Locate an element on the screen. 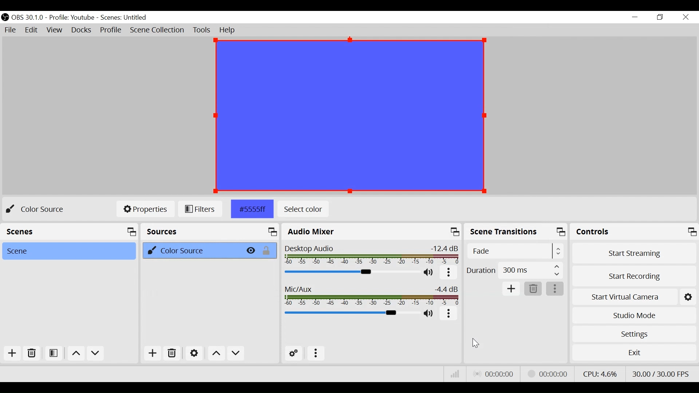 This screenshot has height=393, width=699. Delete is located at coordinates (172, 353).